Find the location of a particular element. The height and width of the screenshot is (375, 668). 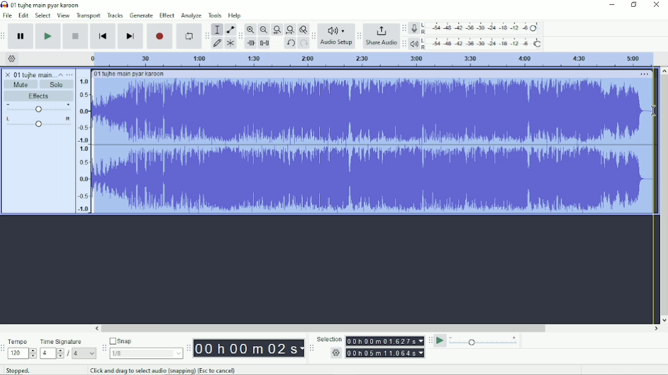

Help is located at coordinates (236, 15).